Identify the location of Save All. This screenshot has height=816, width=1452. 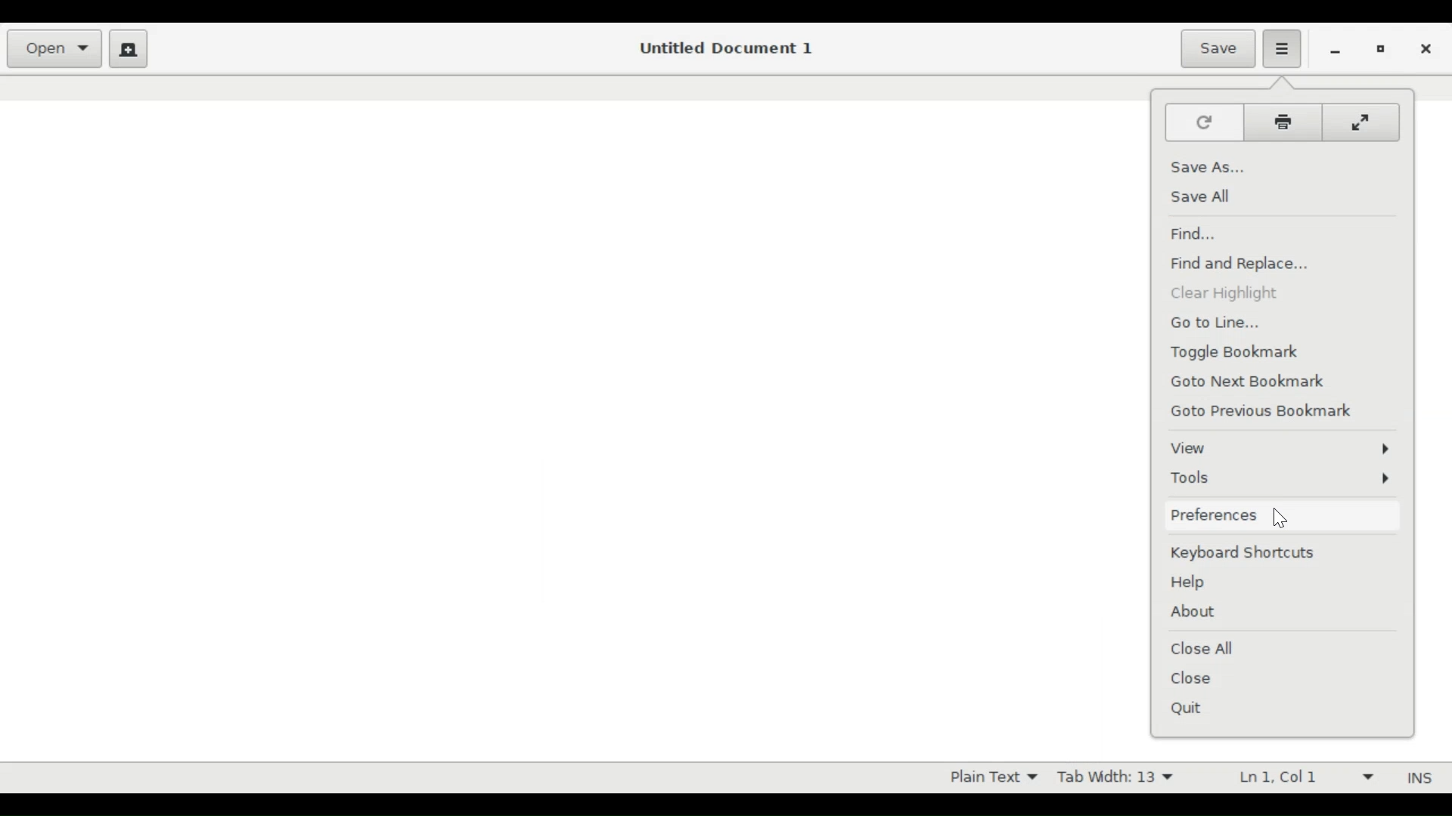
(1205, 197).